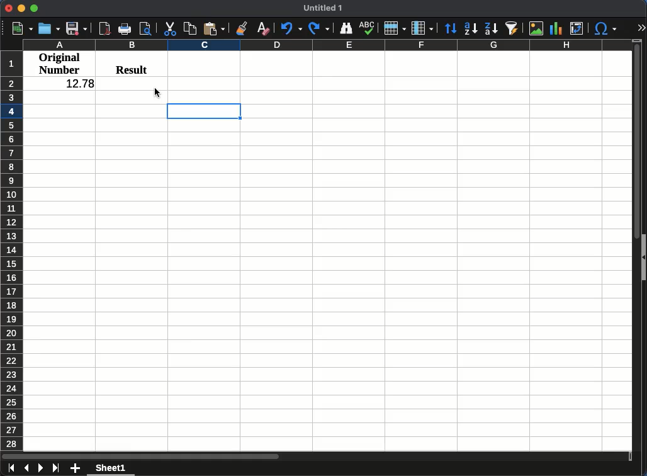  I want to click on Redo, so click(319, 29).